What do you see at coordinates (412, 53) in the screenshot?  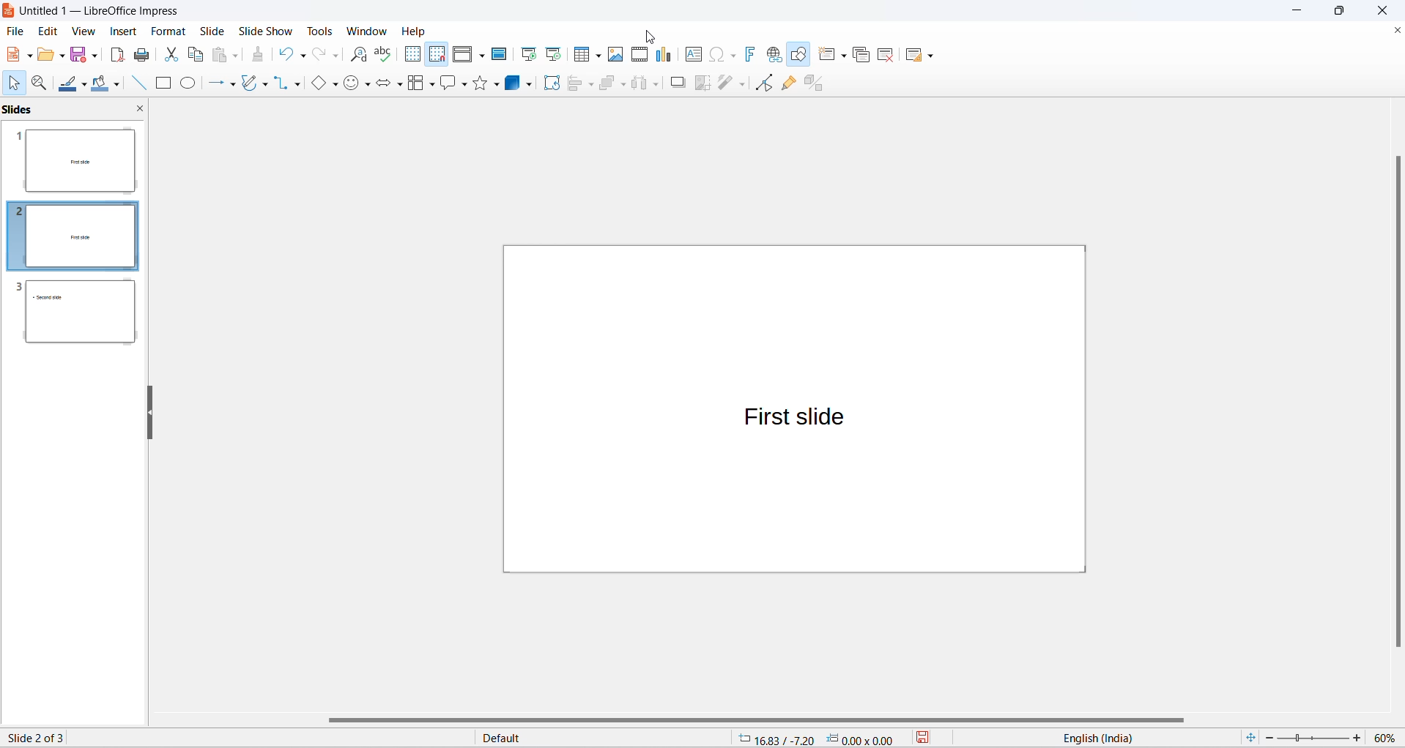 I see `display grid` at bounding box center [412, 53].